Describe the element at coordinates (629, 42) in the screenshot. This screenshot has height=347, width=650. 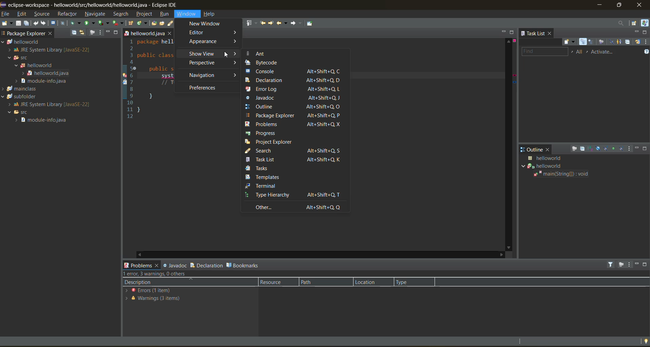
I see `collapse all` at that location.